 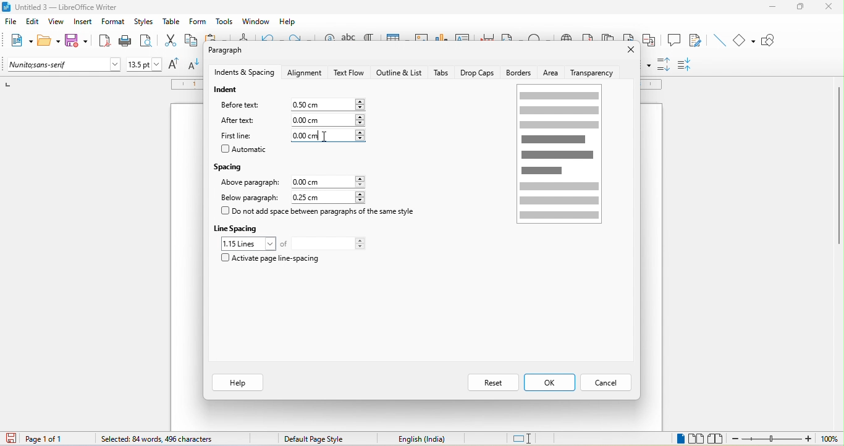 What do you see at coordinates (360, 104) in the screenshot?
I see `increase or decrease` at bounding box center [360, 104].